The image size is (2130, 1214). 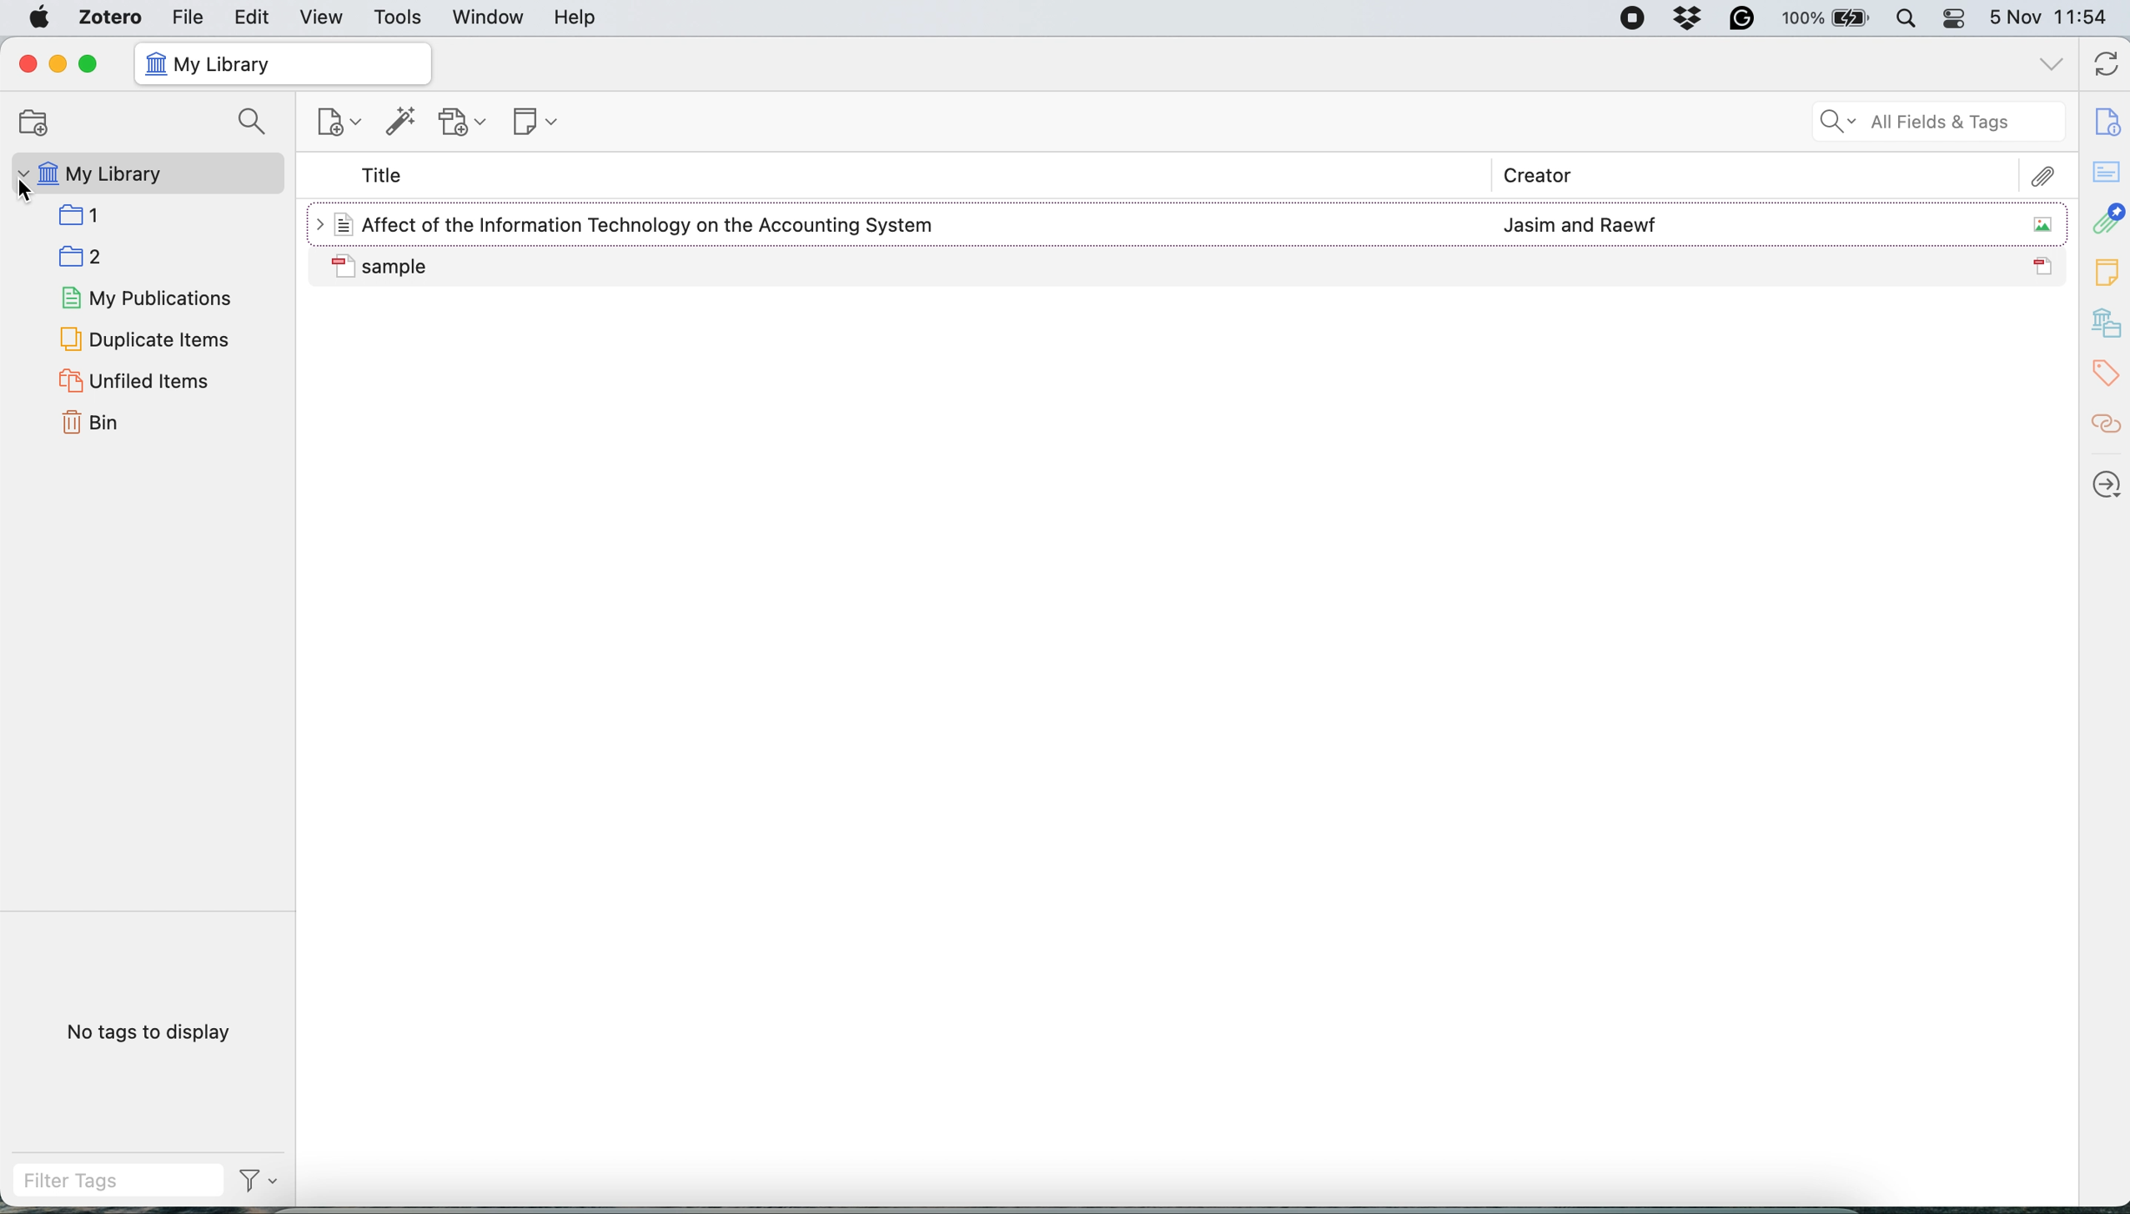 What do you see at coordinates (489, 18) in the screenshot?
I see `window` at bounding box center [489, 18].